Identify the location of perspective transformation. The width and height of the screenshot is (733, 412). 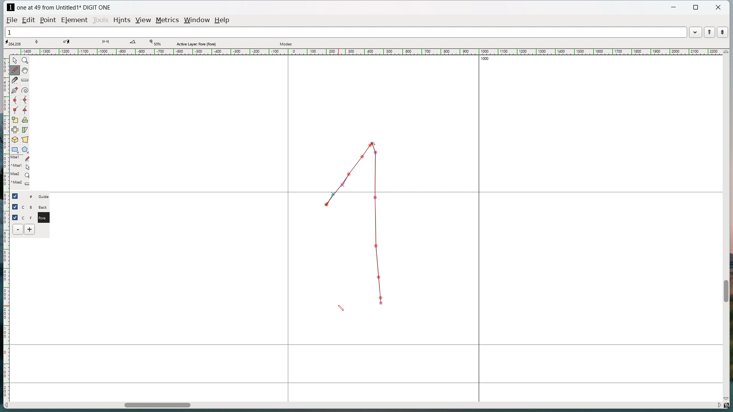
(25, 139).